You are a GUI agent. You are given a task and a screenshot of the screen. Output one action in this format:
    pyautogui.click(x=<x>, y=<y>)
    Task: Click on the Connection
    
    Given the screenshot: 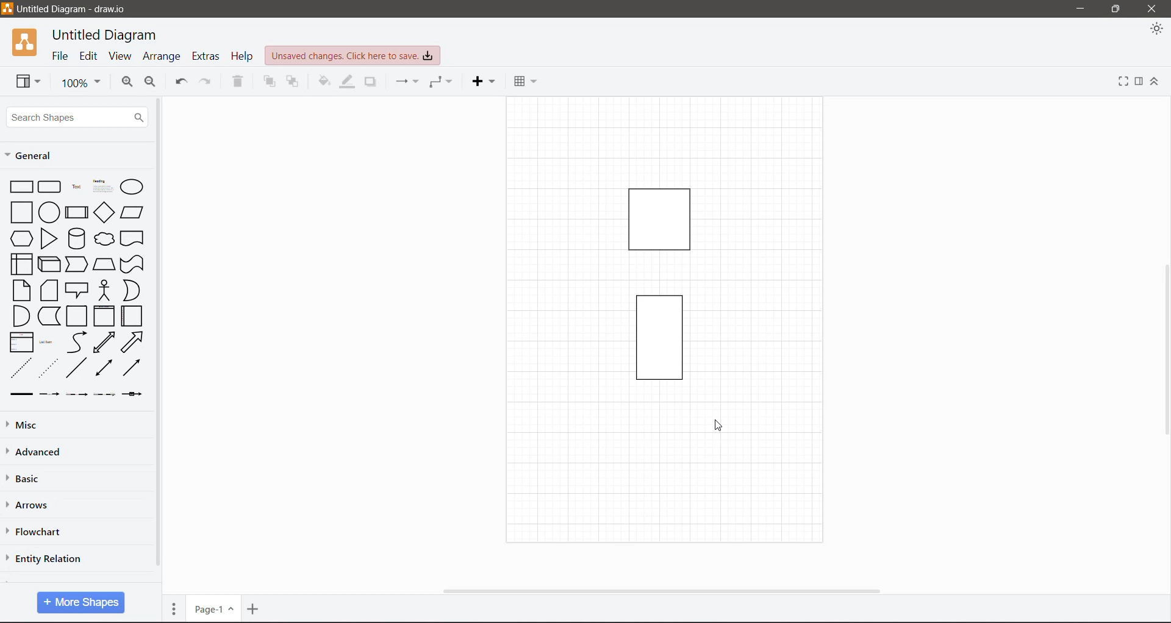 What is the action you would take?
    pyautogui.click(x=408, y=82)
    